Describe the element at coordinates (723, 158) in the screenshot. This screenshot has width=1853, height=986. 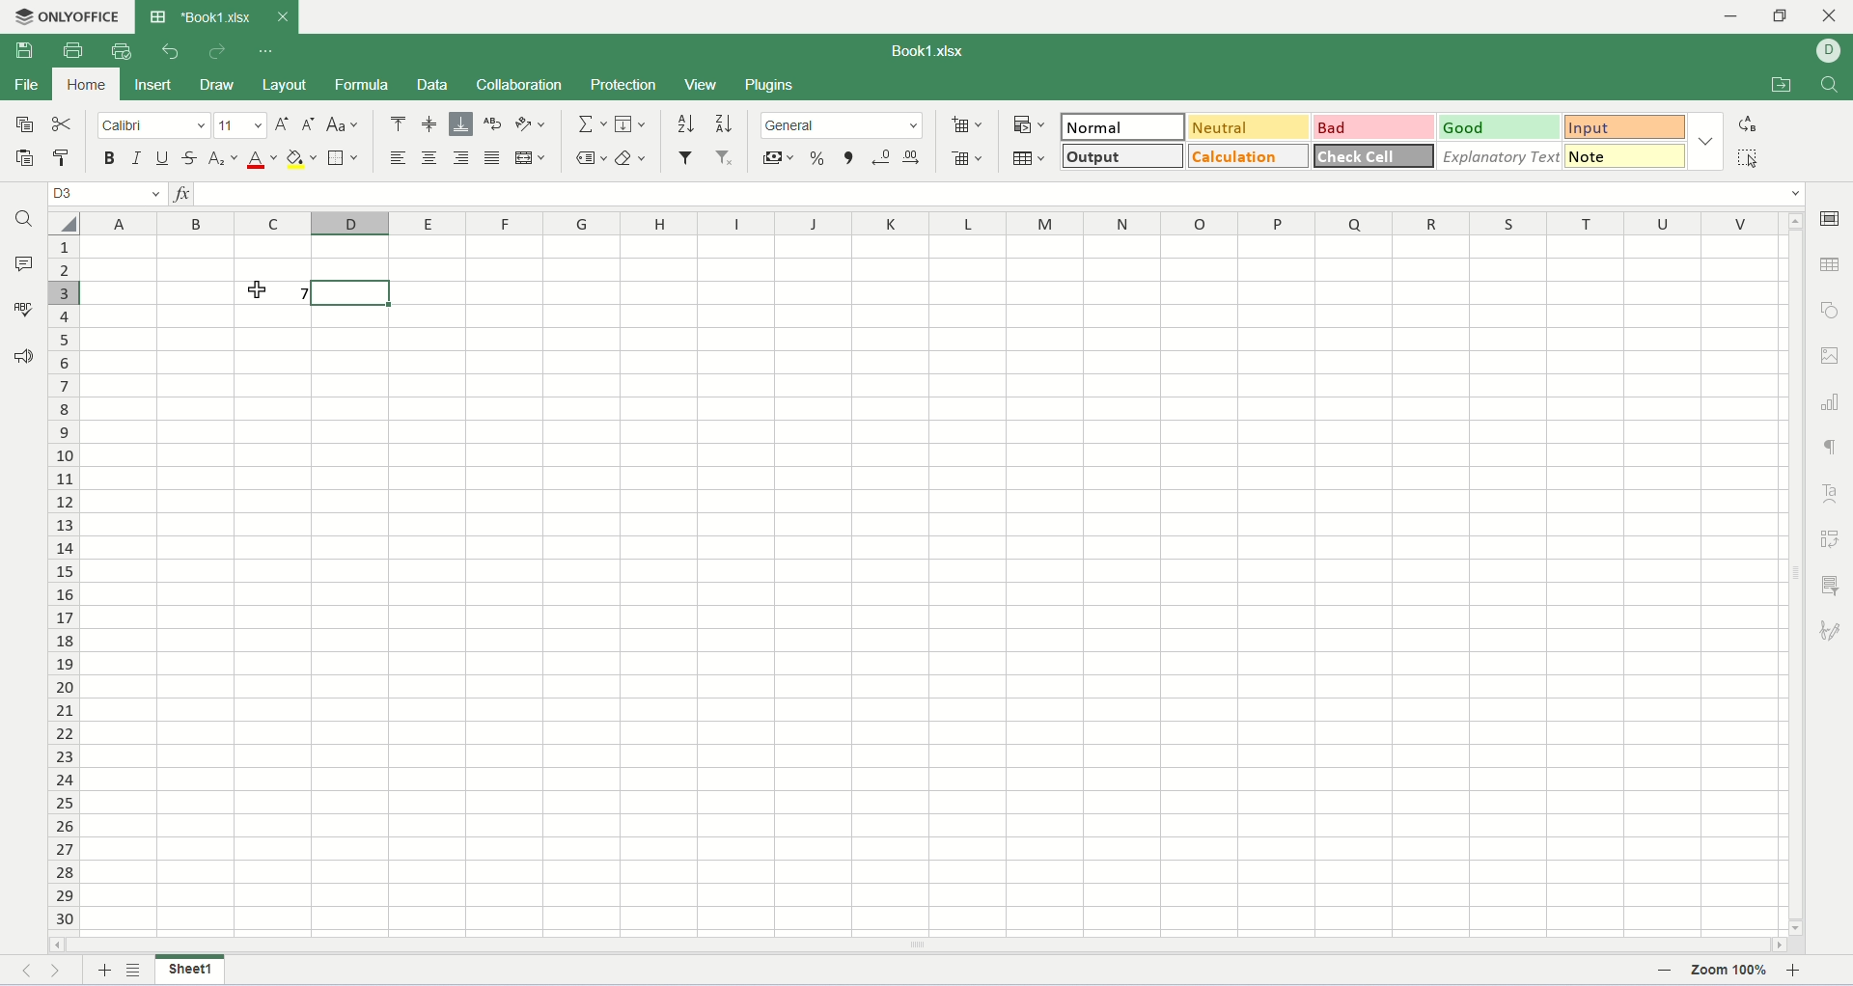
I see `remove filter` at that location.